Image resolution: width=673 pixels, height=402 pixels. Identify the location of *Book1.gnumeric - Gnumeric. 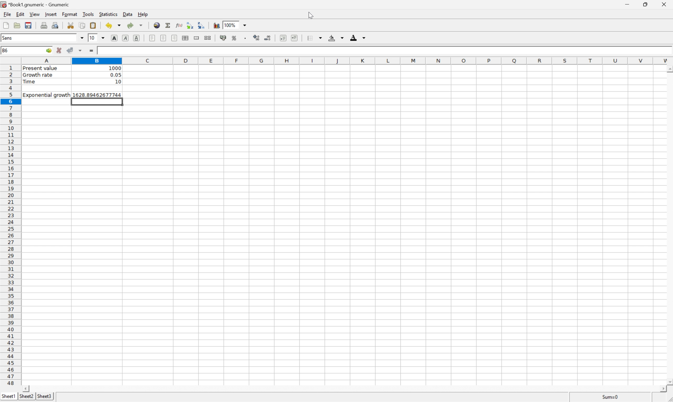
(37, 4).